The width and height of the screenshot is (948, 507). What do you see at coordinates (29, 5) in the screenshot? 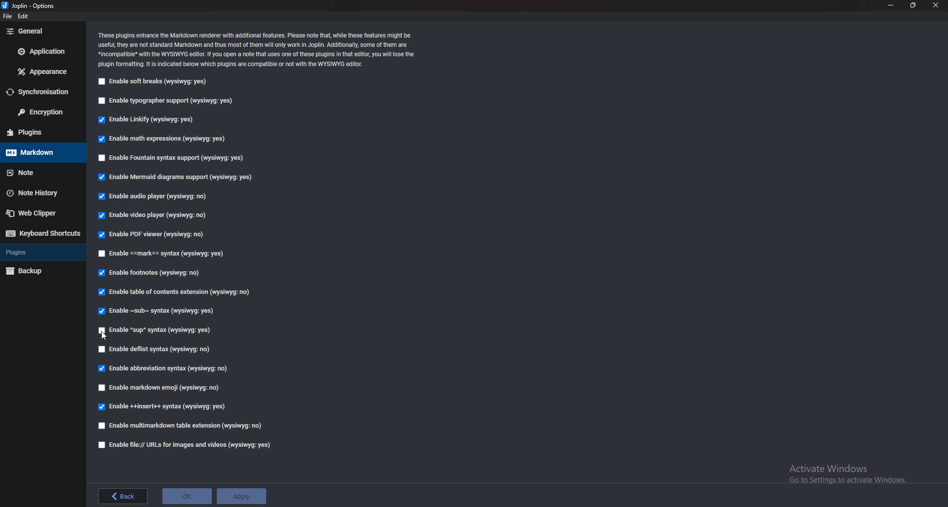
I see `options` at bounding box center [29, 5].